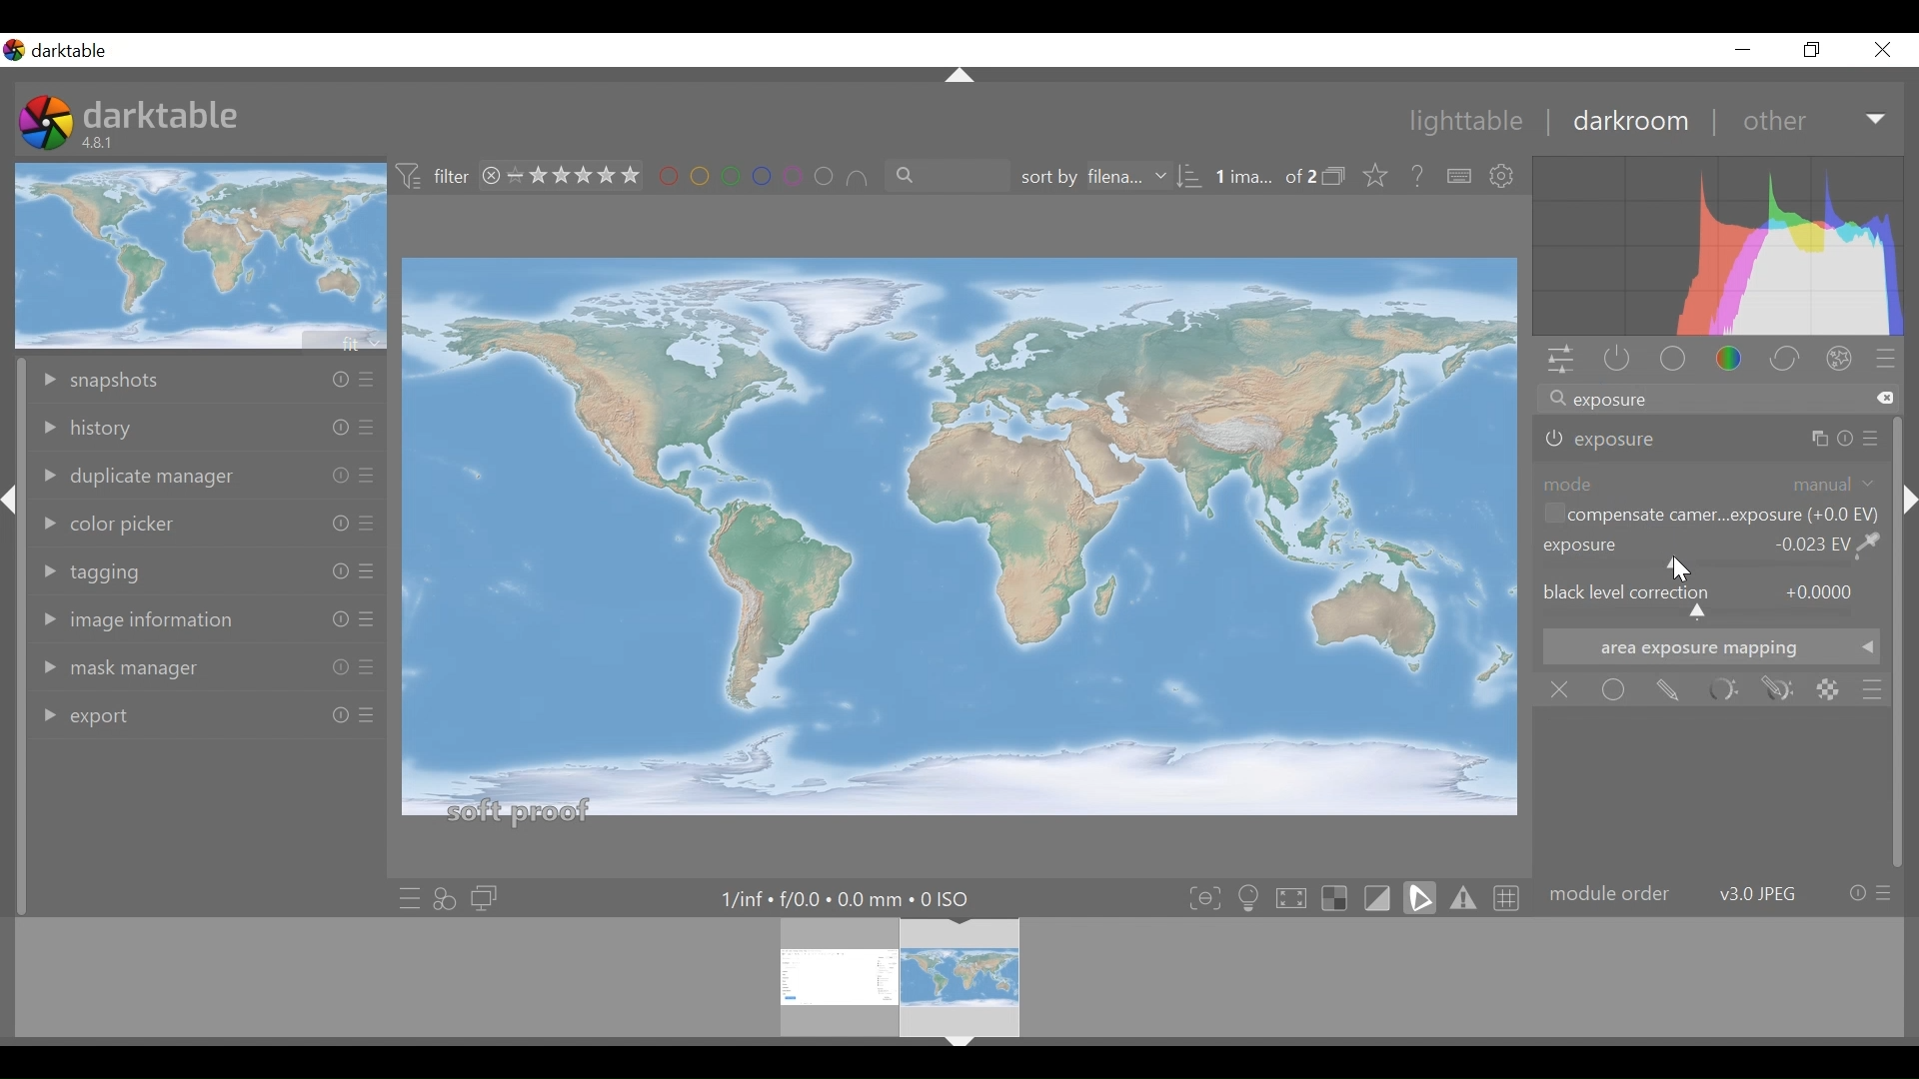 The image size is (1919, 1079). I want to click on , so click(1825, 438).